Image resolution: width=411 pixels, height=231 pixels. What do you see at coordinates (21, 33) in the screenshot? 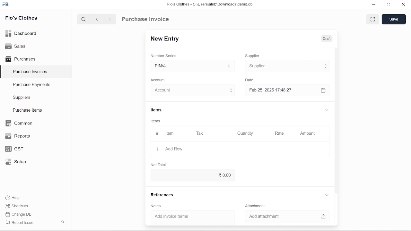
I see `Dashboard` at bounding box center [21, 33].